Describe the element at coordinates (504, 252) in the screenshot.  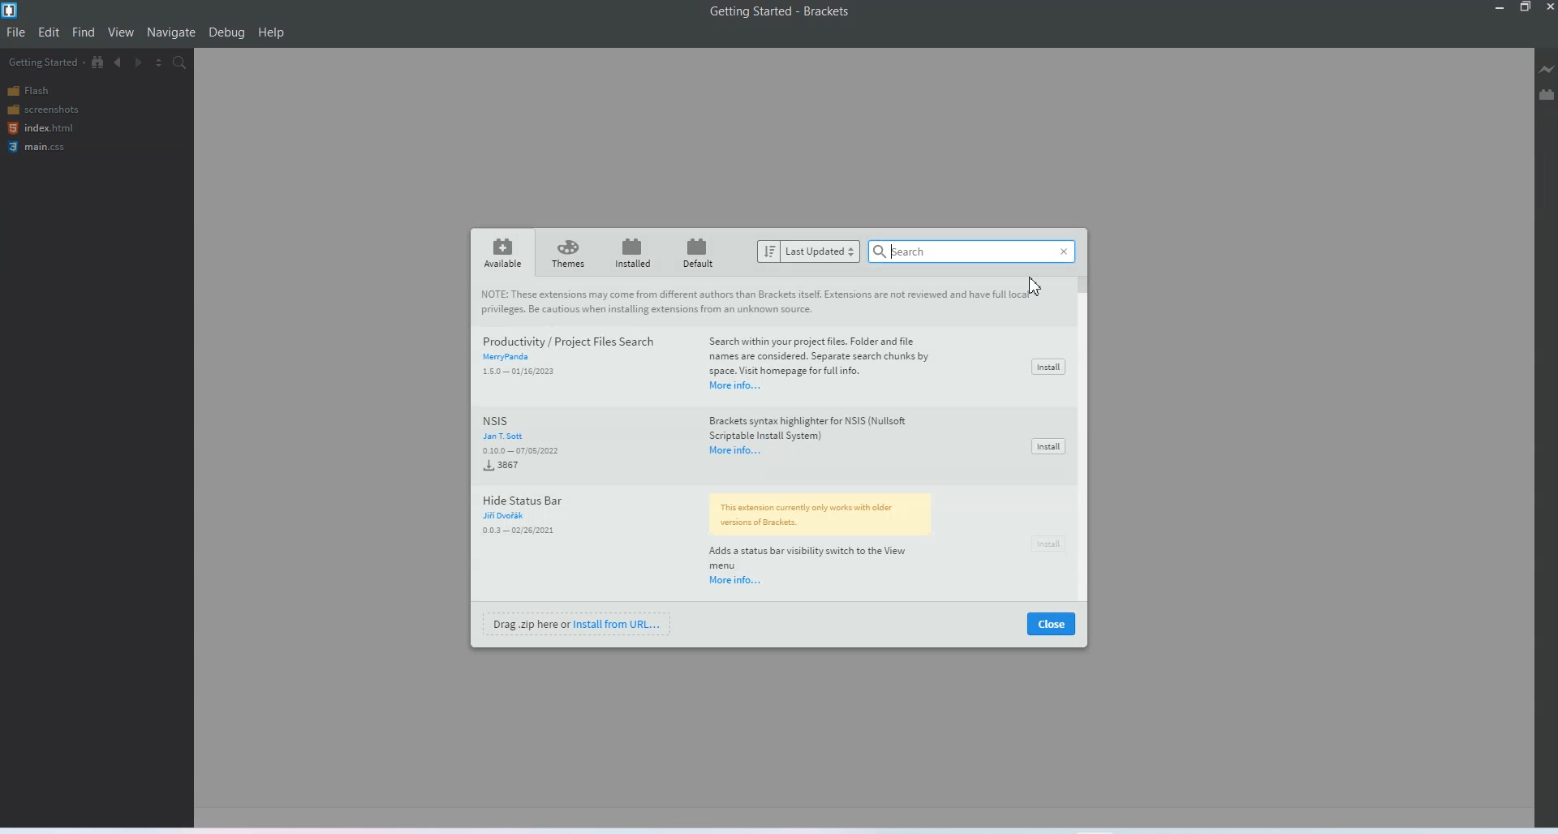
I see `Available` at that location.